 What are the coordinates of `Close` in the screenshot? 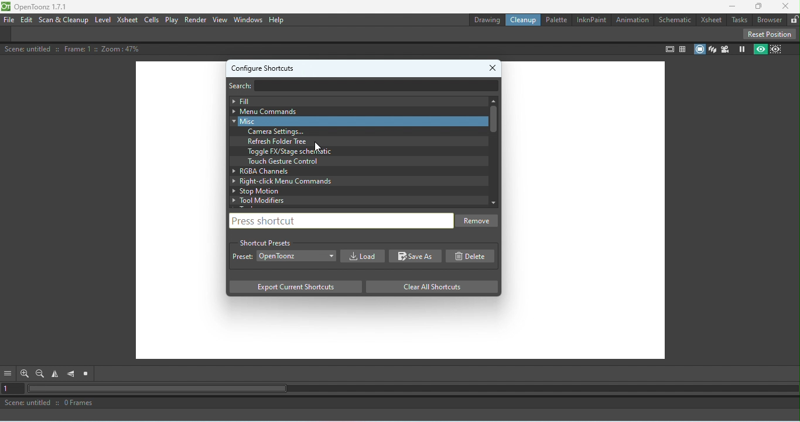 It's located at (786, 6).